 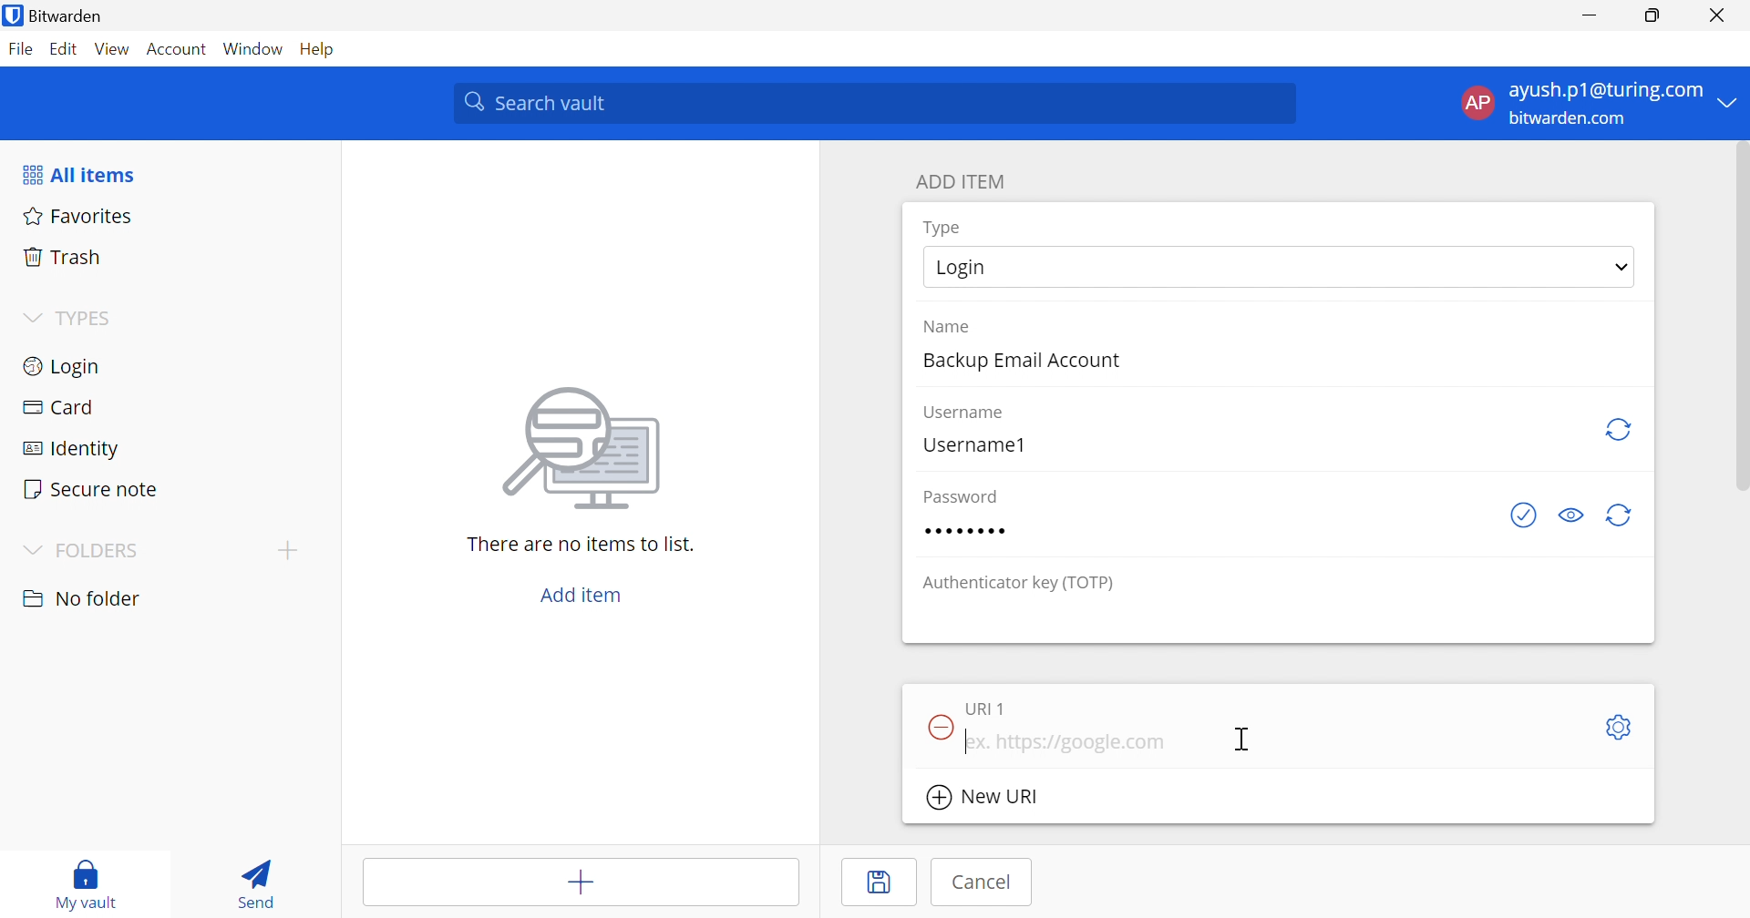 What do you see at coordinates (579, 879) in the screenshot?
I see `Add item` at bounding box center [579, 879].